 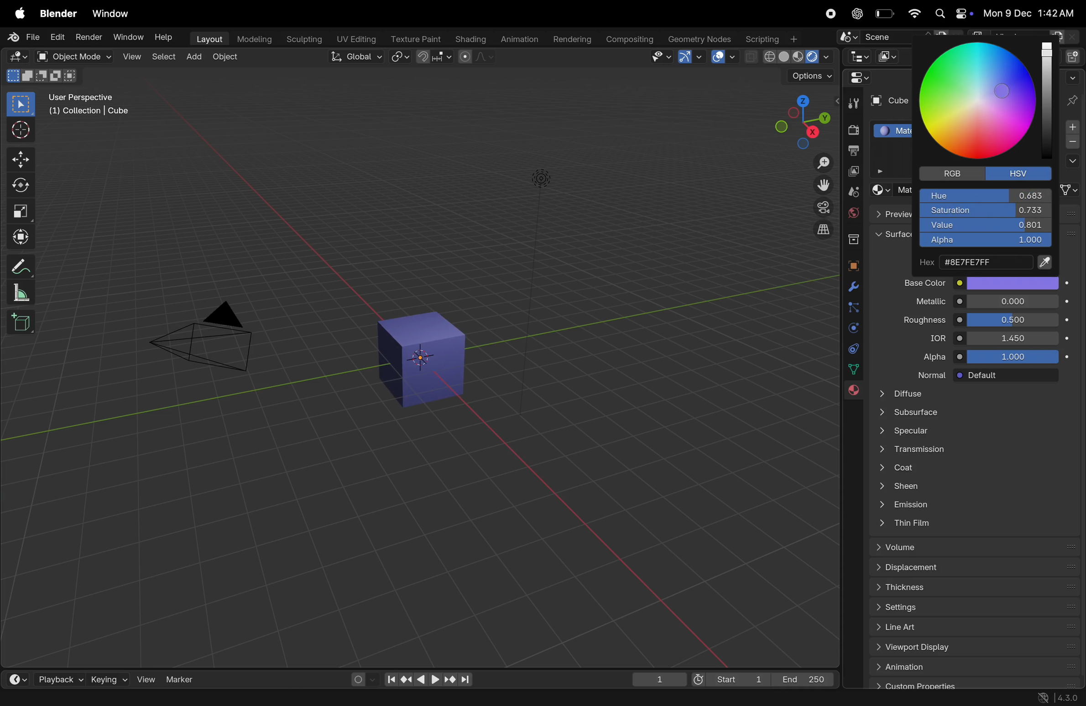 I want to click on rgb, so click(x=949, y=173).